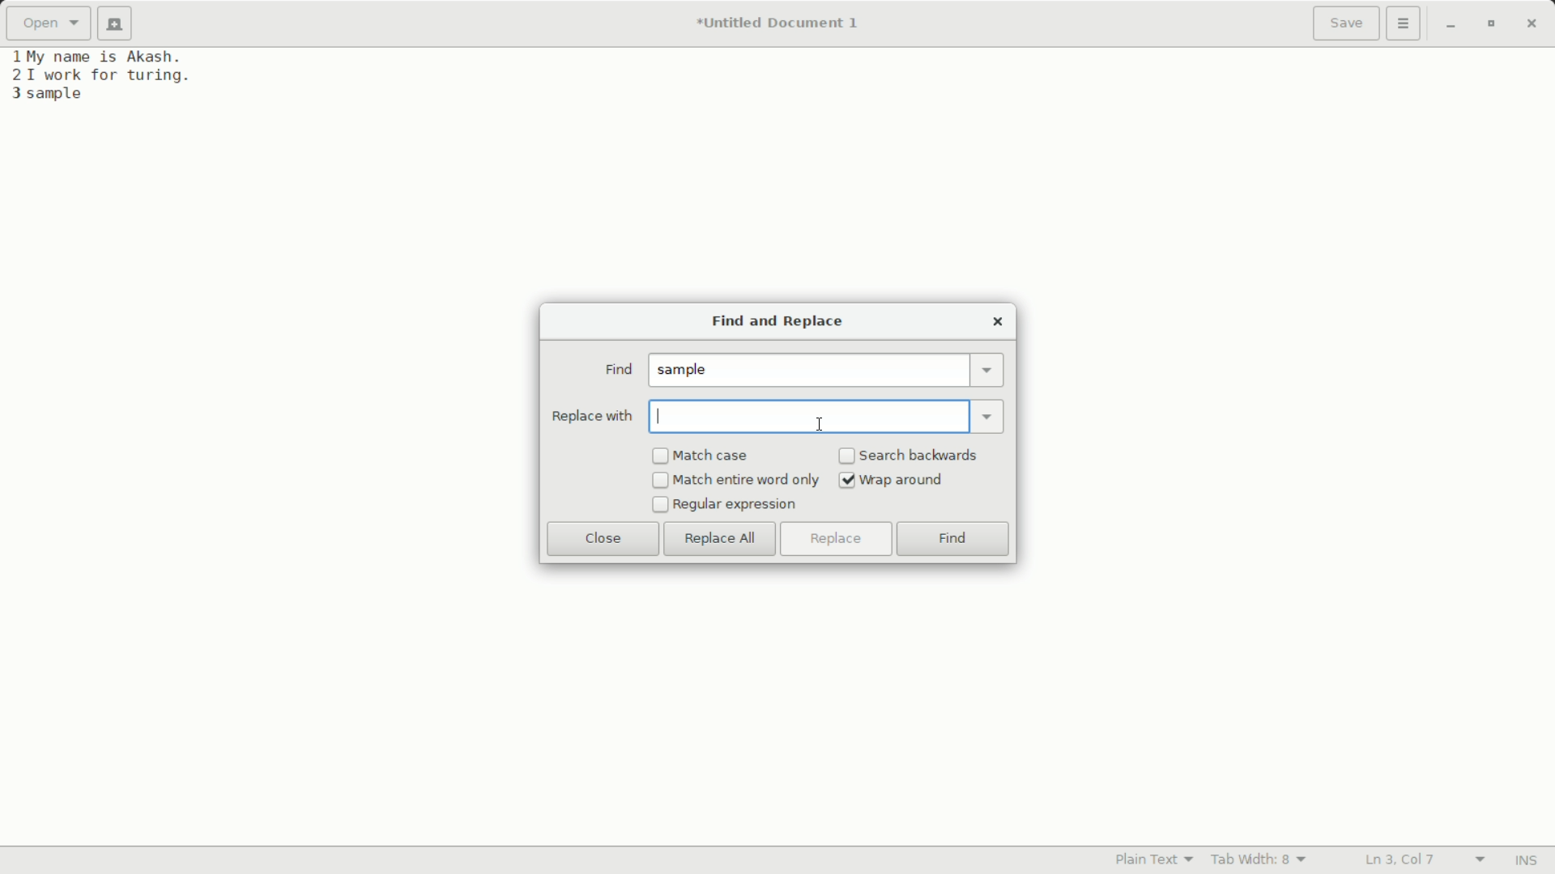 Image resolution: width=1555 pixels, height=874 pixels. I want to click on wrap around, so click(905, 481).